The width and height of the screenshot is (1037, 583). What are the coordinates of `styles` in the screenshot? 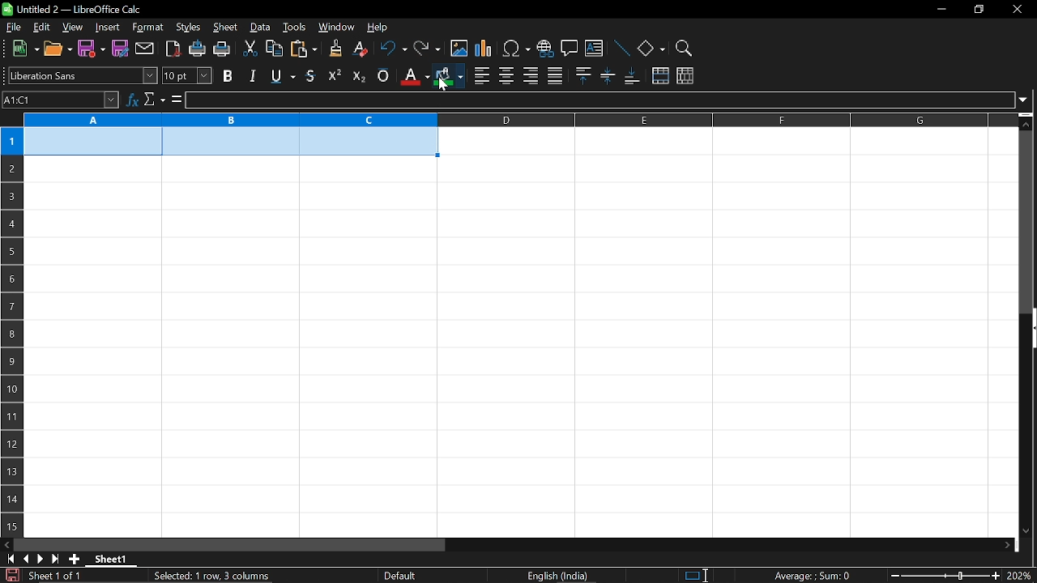 It's located at (188, 28).